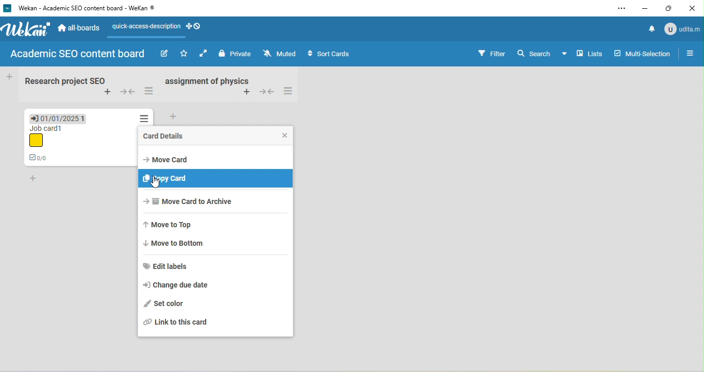 The height and width of the screenshot is (372, 704). What do you see at coordinates (622, 9) in the screenshot?
I see `settings and more` at bounding box center [622, 9].